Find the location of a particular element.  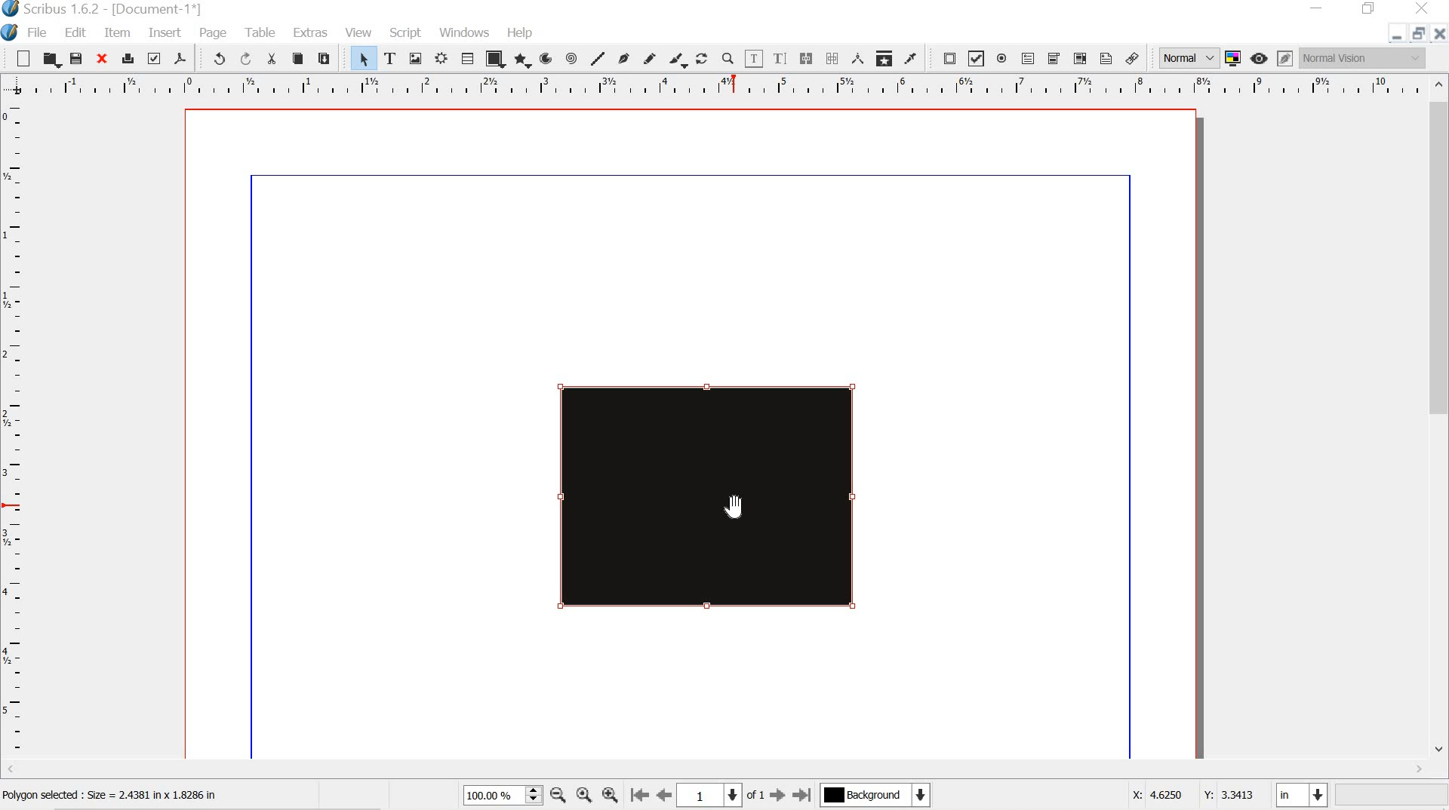

link annotation is located at coordinates (1132, 59).